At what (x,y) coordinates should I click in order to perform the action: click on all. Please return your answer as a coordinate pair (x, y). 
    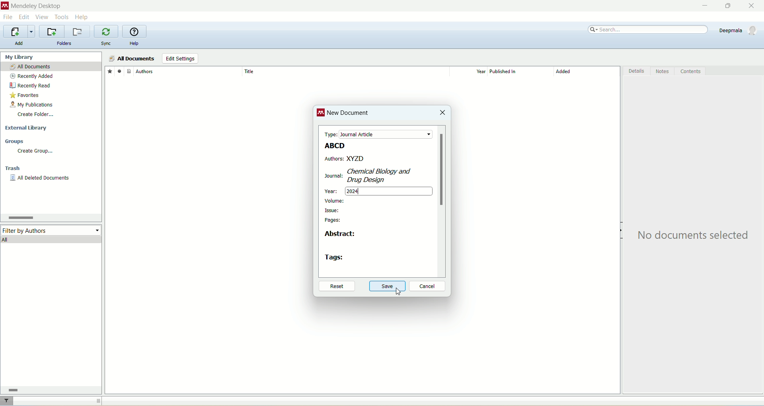
    Looking at the image, I should click on (52, 239).